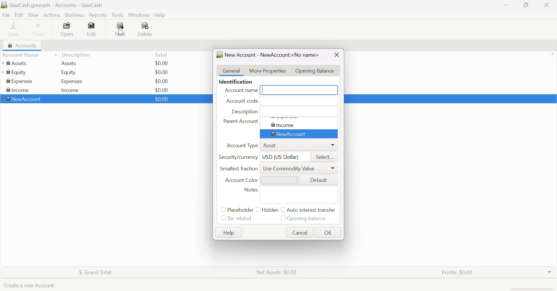  Describe the element at coordinates (78, 54) in the screenshot. I see `Description` at that location.